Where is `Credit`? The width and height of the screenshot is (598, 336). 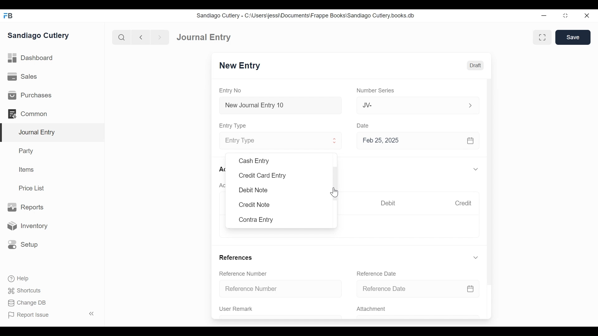
Credit is located at coordinates (465, 204).